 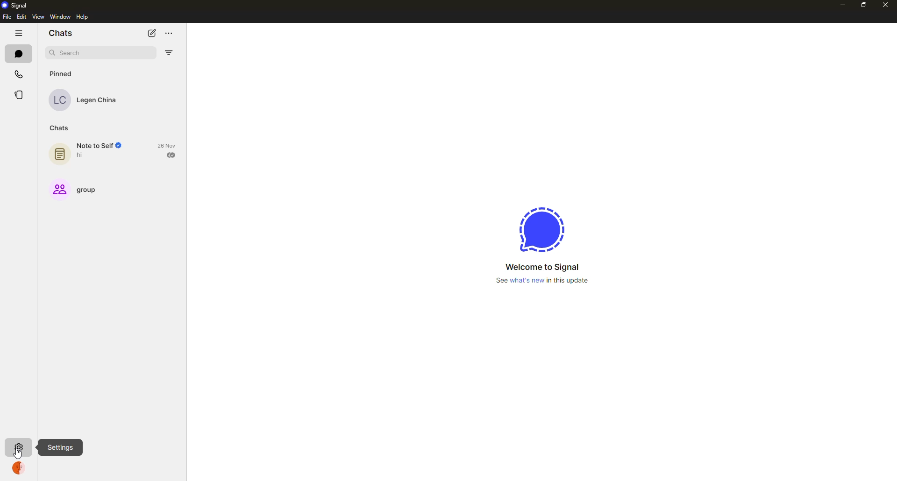 What do you see at coordinates (537, 231) in the screenshot?
I see `signal` at bounding box center [537, 231].